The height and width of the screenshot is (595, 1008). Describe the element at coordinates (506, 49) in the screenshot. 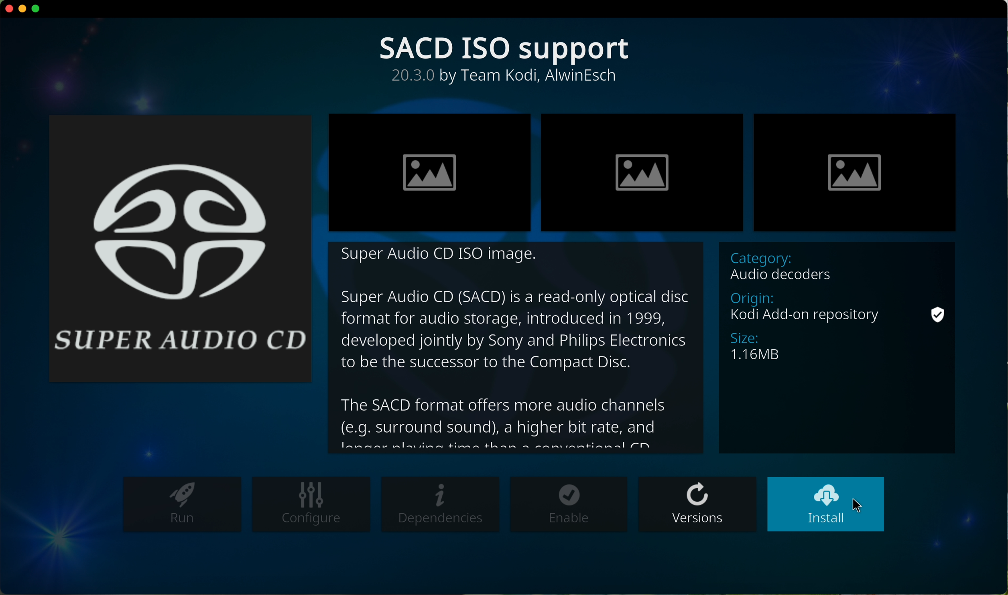

I see `SACD ISO support` at that location.